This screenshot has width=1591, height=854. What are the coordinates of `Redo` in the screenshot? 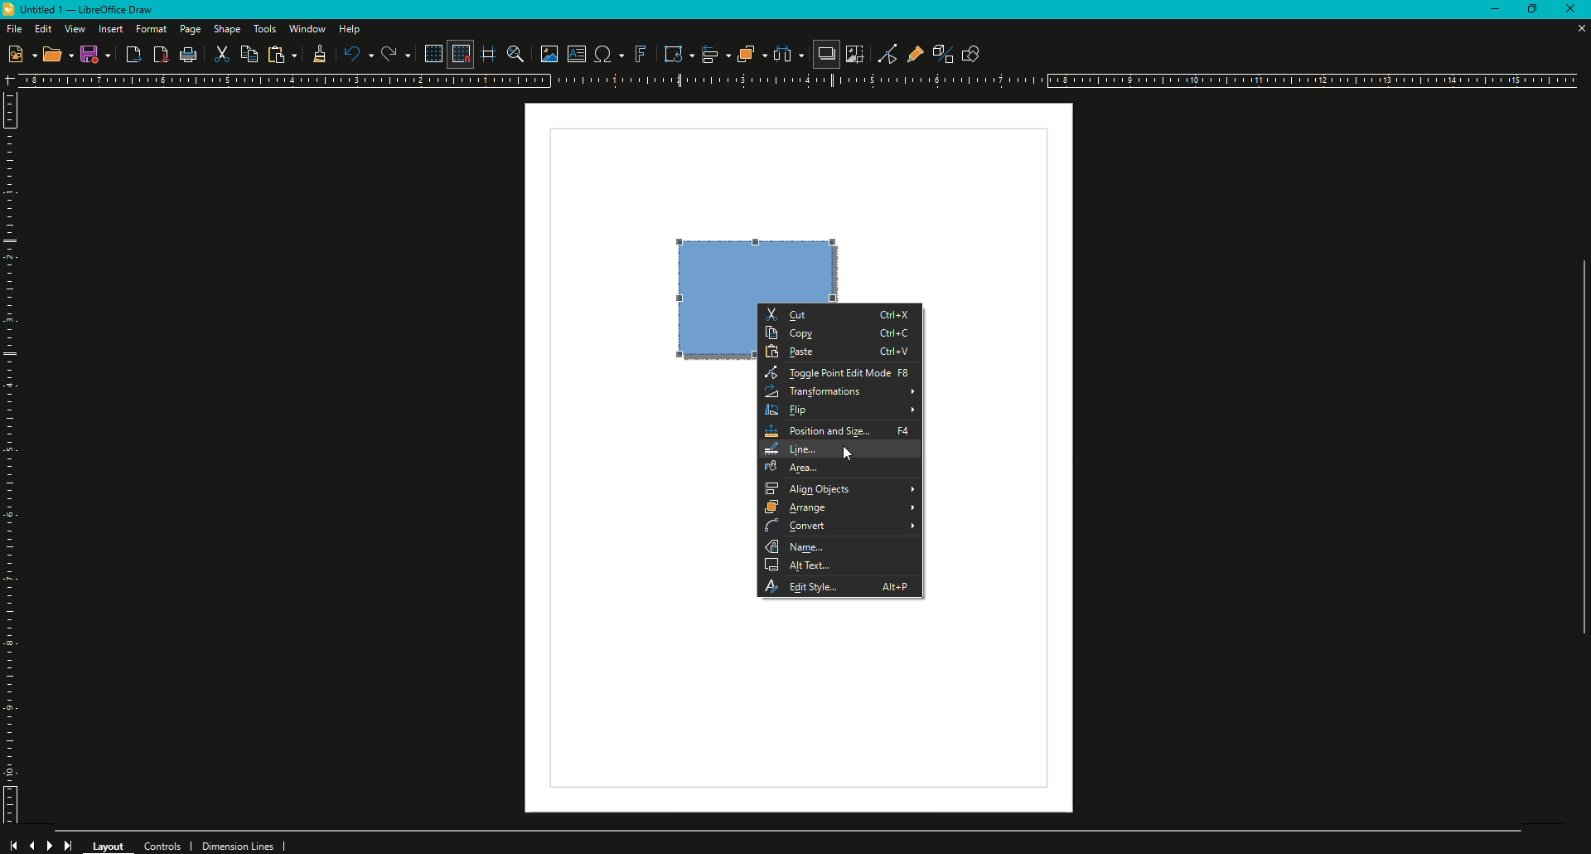 It's located at (394, 54).